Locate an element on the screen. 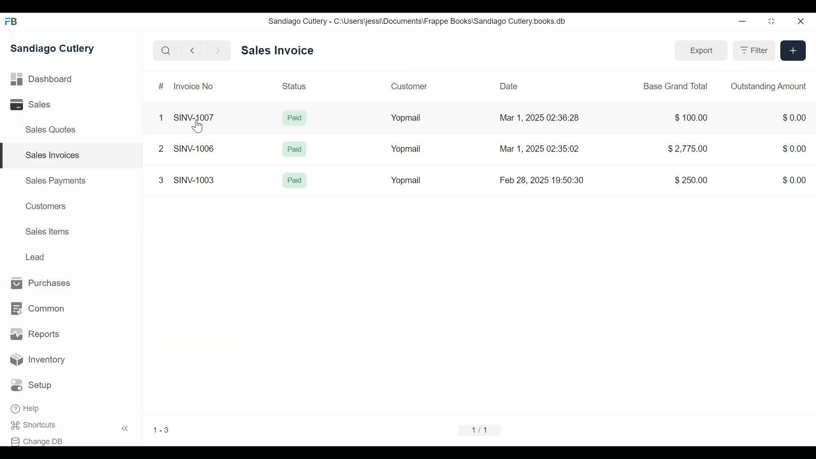 The width and height of the screenshot is (816, 459). $100.00 is located at coordinates (691, 118).